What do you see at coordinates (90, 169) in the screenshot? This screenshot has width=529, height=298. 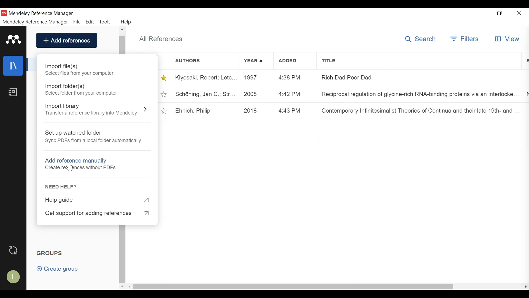 I see `create references without PDF` at bounding box center [90, 169].